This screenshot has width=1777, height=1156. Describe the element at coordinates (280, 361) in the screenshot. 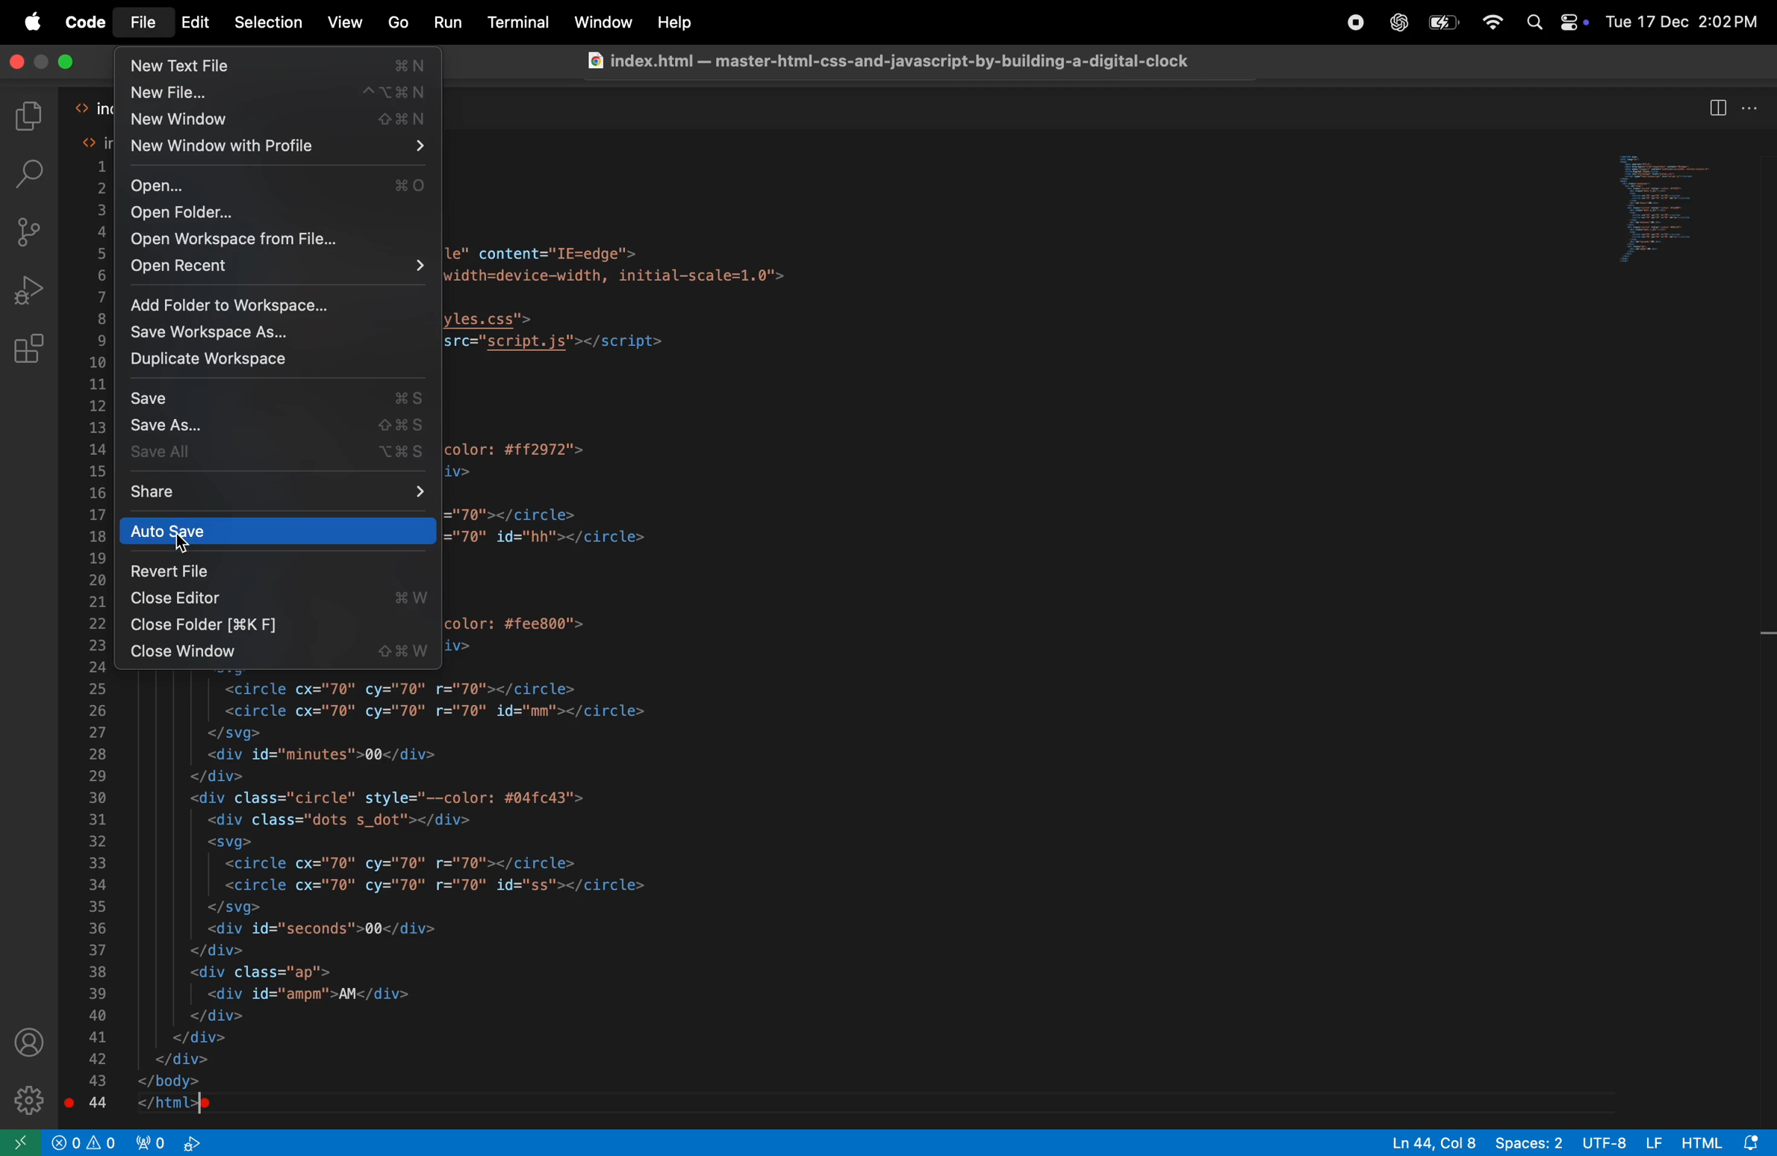

I see `duplicate` at that location.